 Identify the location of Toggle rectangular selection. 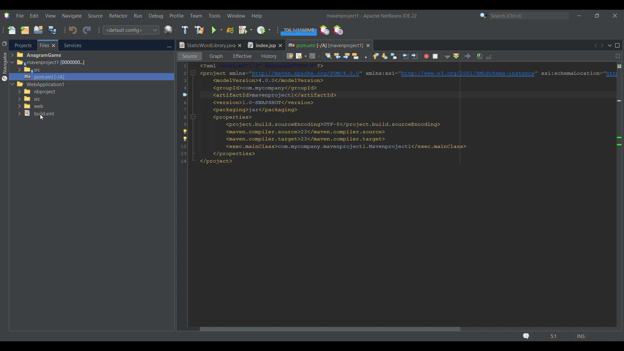
(365, 57).